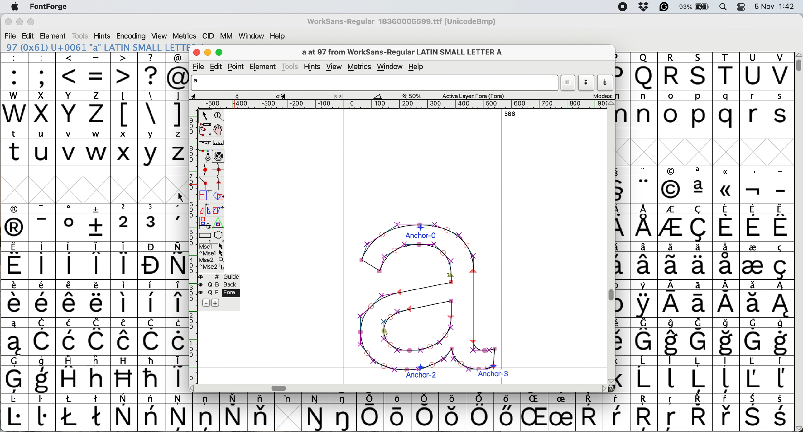 This screenshot has width=803, height=432. I want to click on , so click(671, 185).